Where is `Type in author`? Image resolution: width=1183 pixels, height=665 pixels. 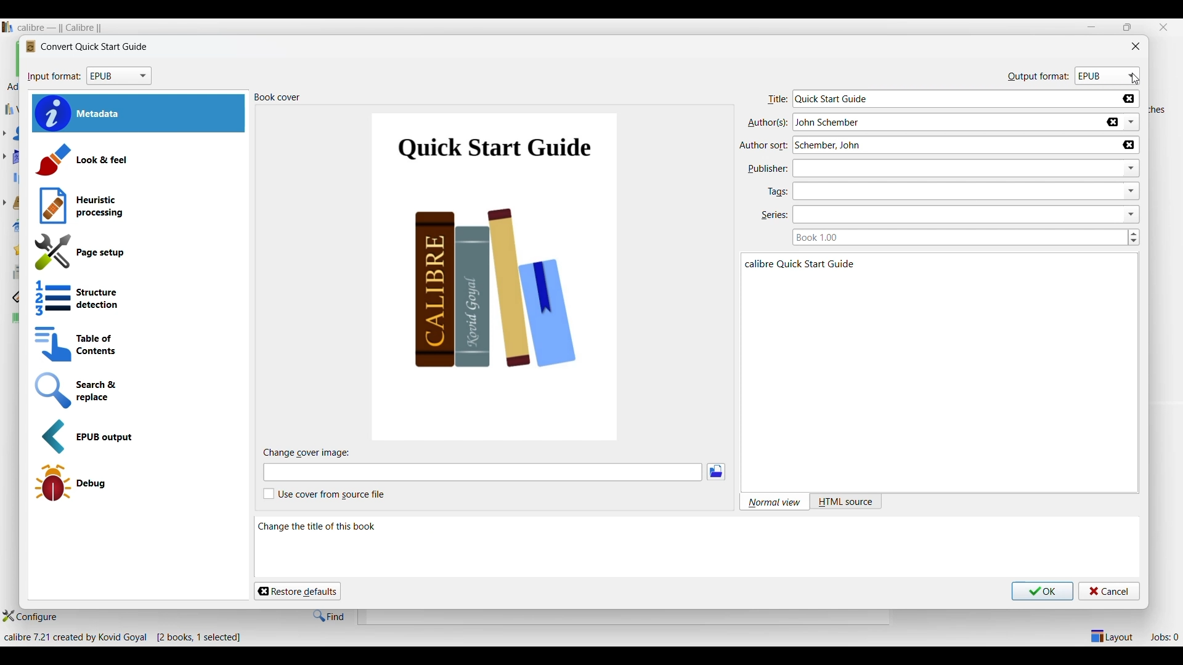 Type in author is located at coordinates (922, 123).